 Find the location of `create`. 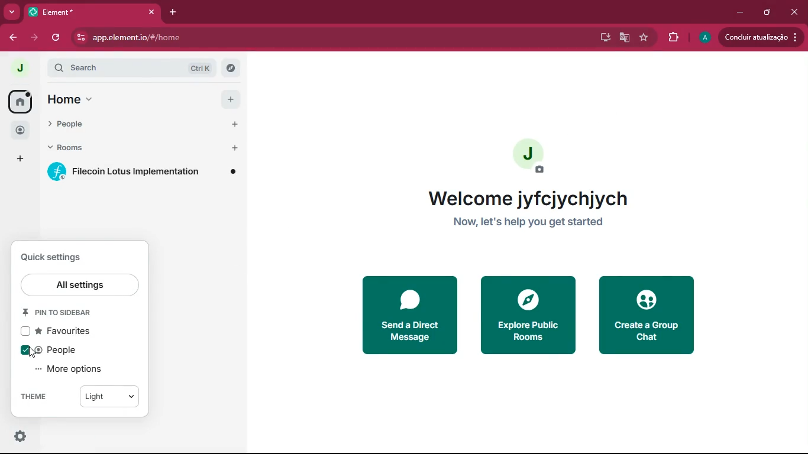

create is located at coordinates (648, 316).